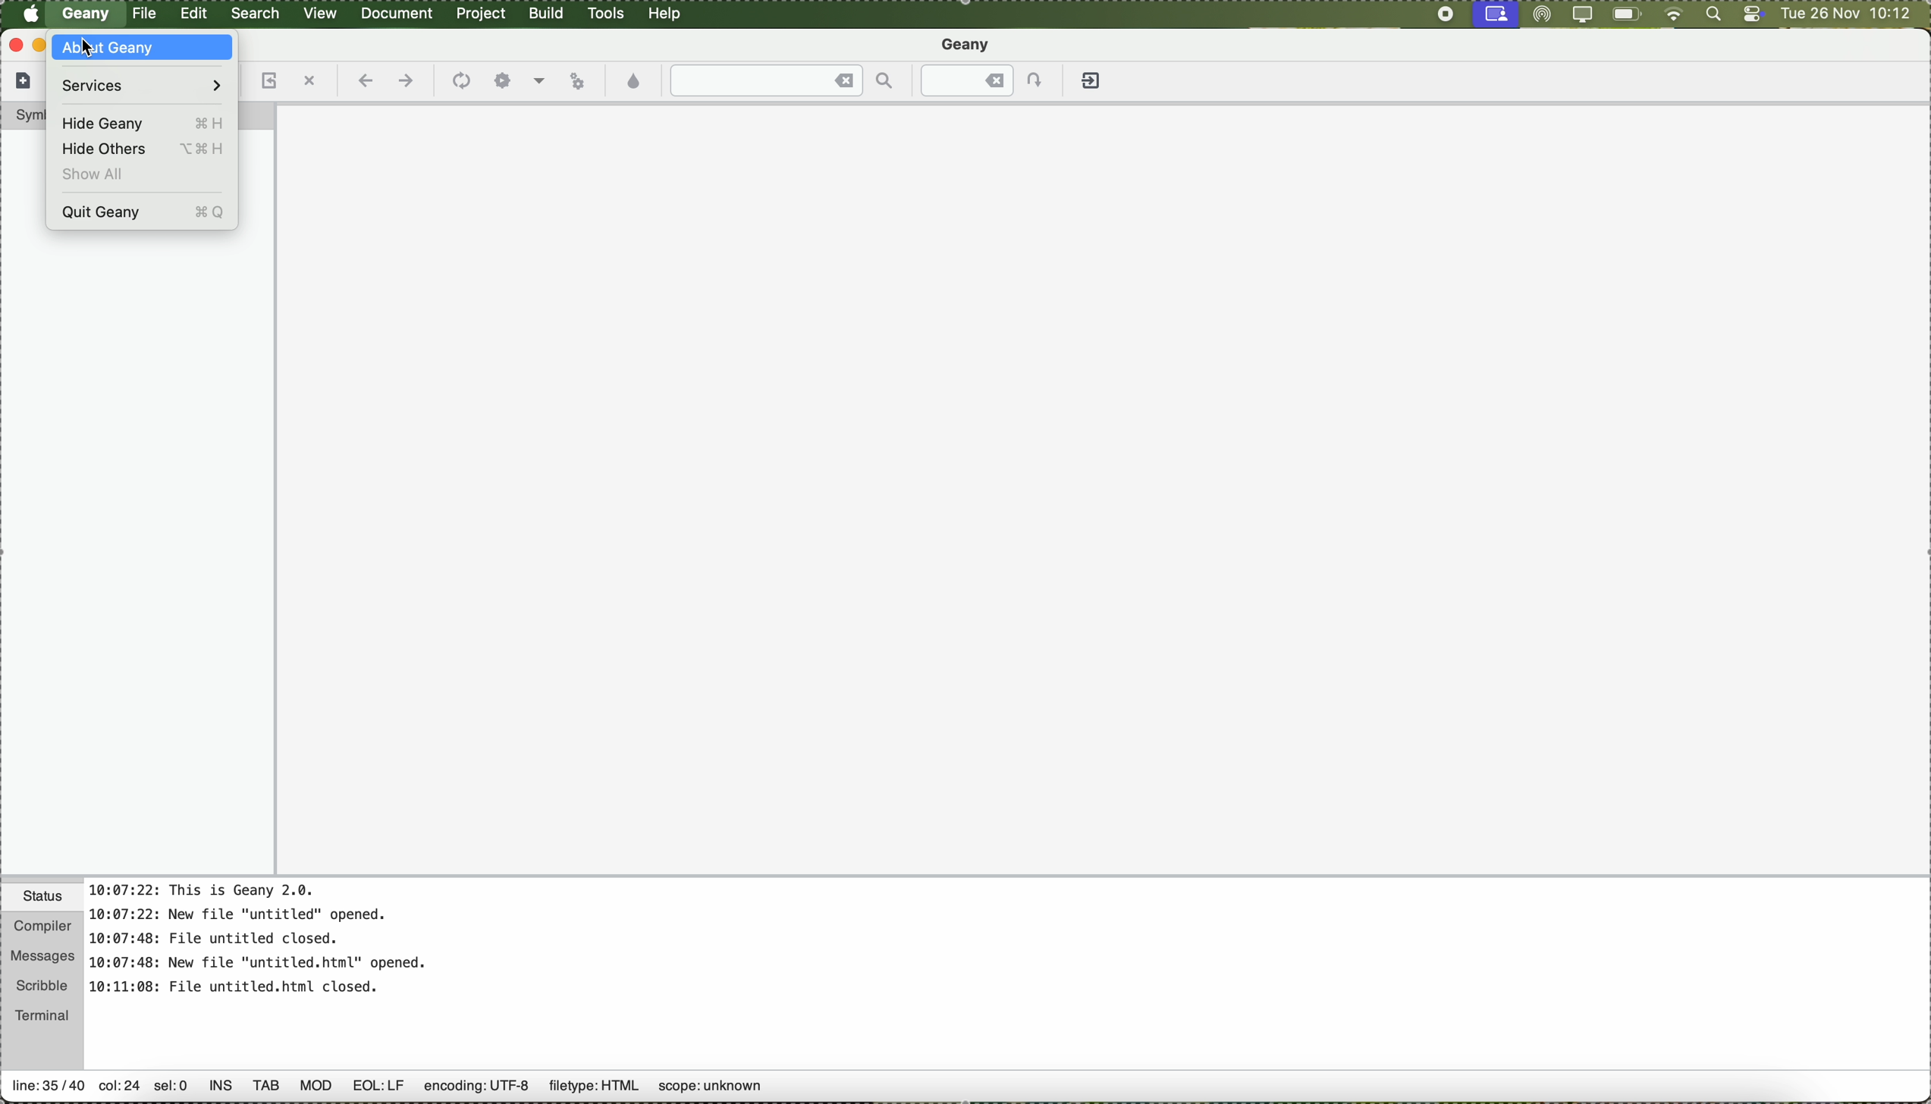  Describe the element at coordinates (485, 14) in the screenshot. I see `project` at that location.